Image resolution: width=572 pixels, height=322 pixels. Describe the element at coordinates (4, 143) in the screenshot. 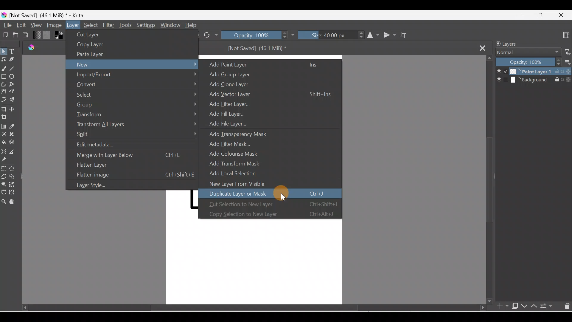

I see `Fill a contiguous area of colour with colour/fill a selection` at that location.